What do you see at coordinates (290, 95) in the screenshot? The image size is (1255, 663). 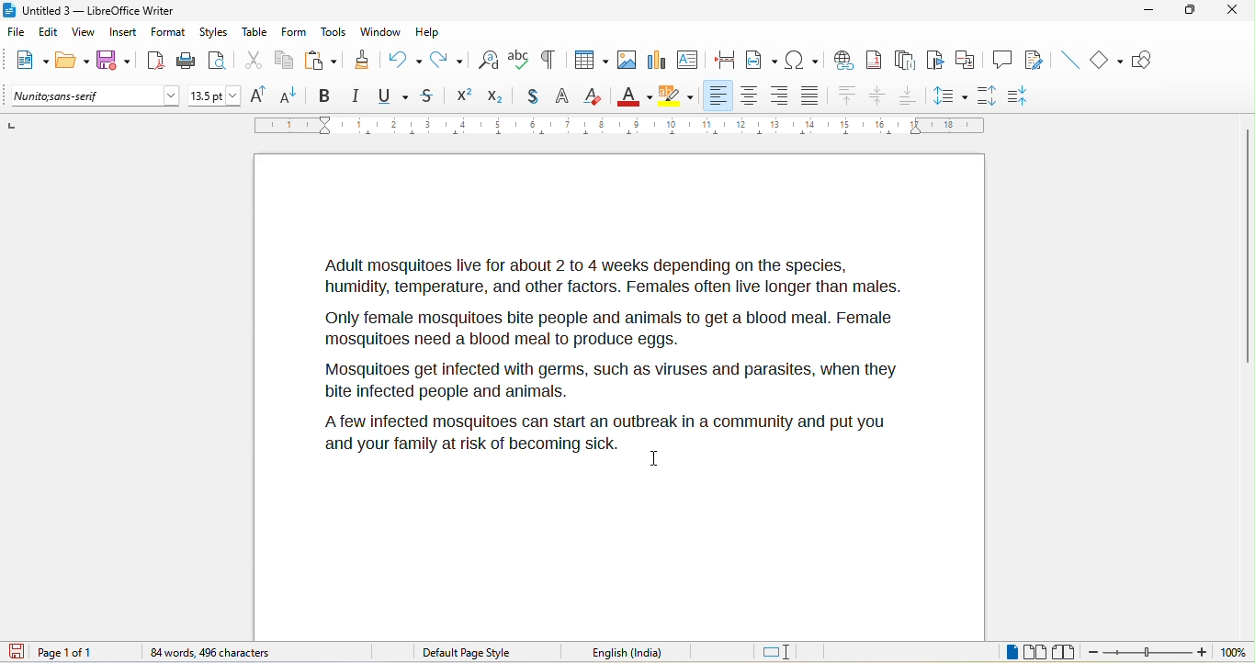 I see `decrease size` at bounding box center [290, 95].